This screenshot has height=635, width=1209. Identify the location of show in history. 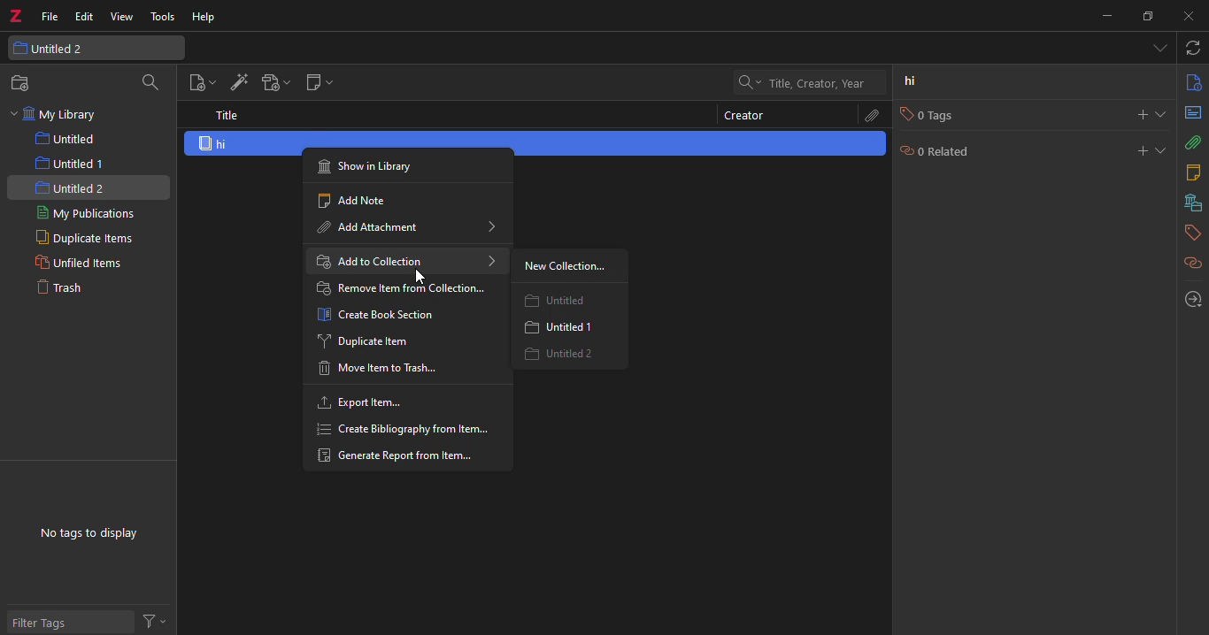
(371, 165).